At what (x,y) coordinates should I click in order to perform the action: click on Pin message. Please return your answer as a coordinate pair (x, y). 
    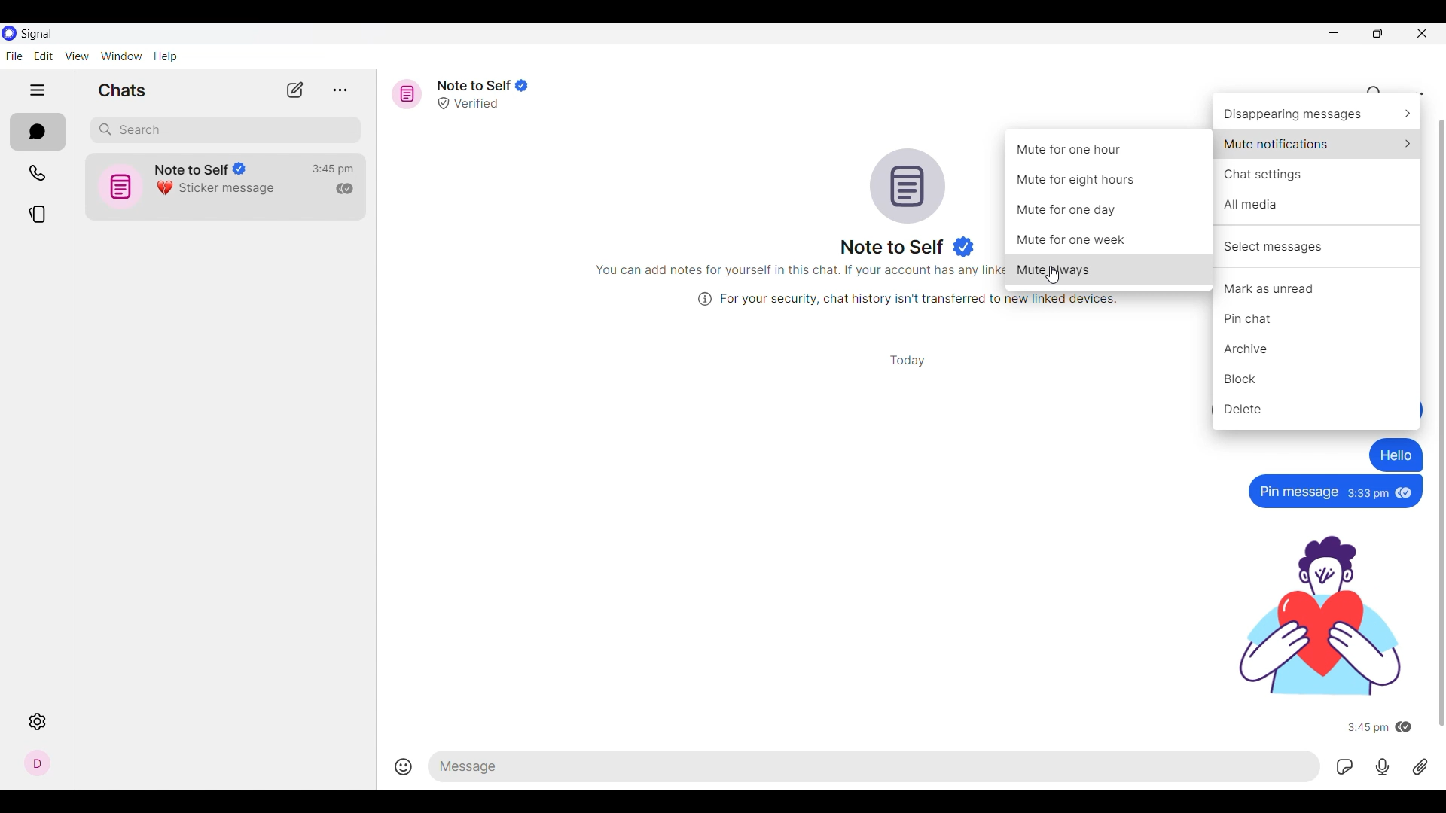
    Looking at the image, I should click on (1297, 492).